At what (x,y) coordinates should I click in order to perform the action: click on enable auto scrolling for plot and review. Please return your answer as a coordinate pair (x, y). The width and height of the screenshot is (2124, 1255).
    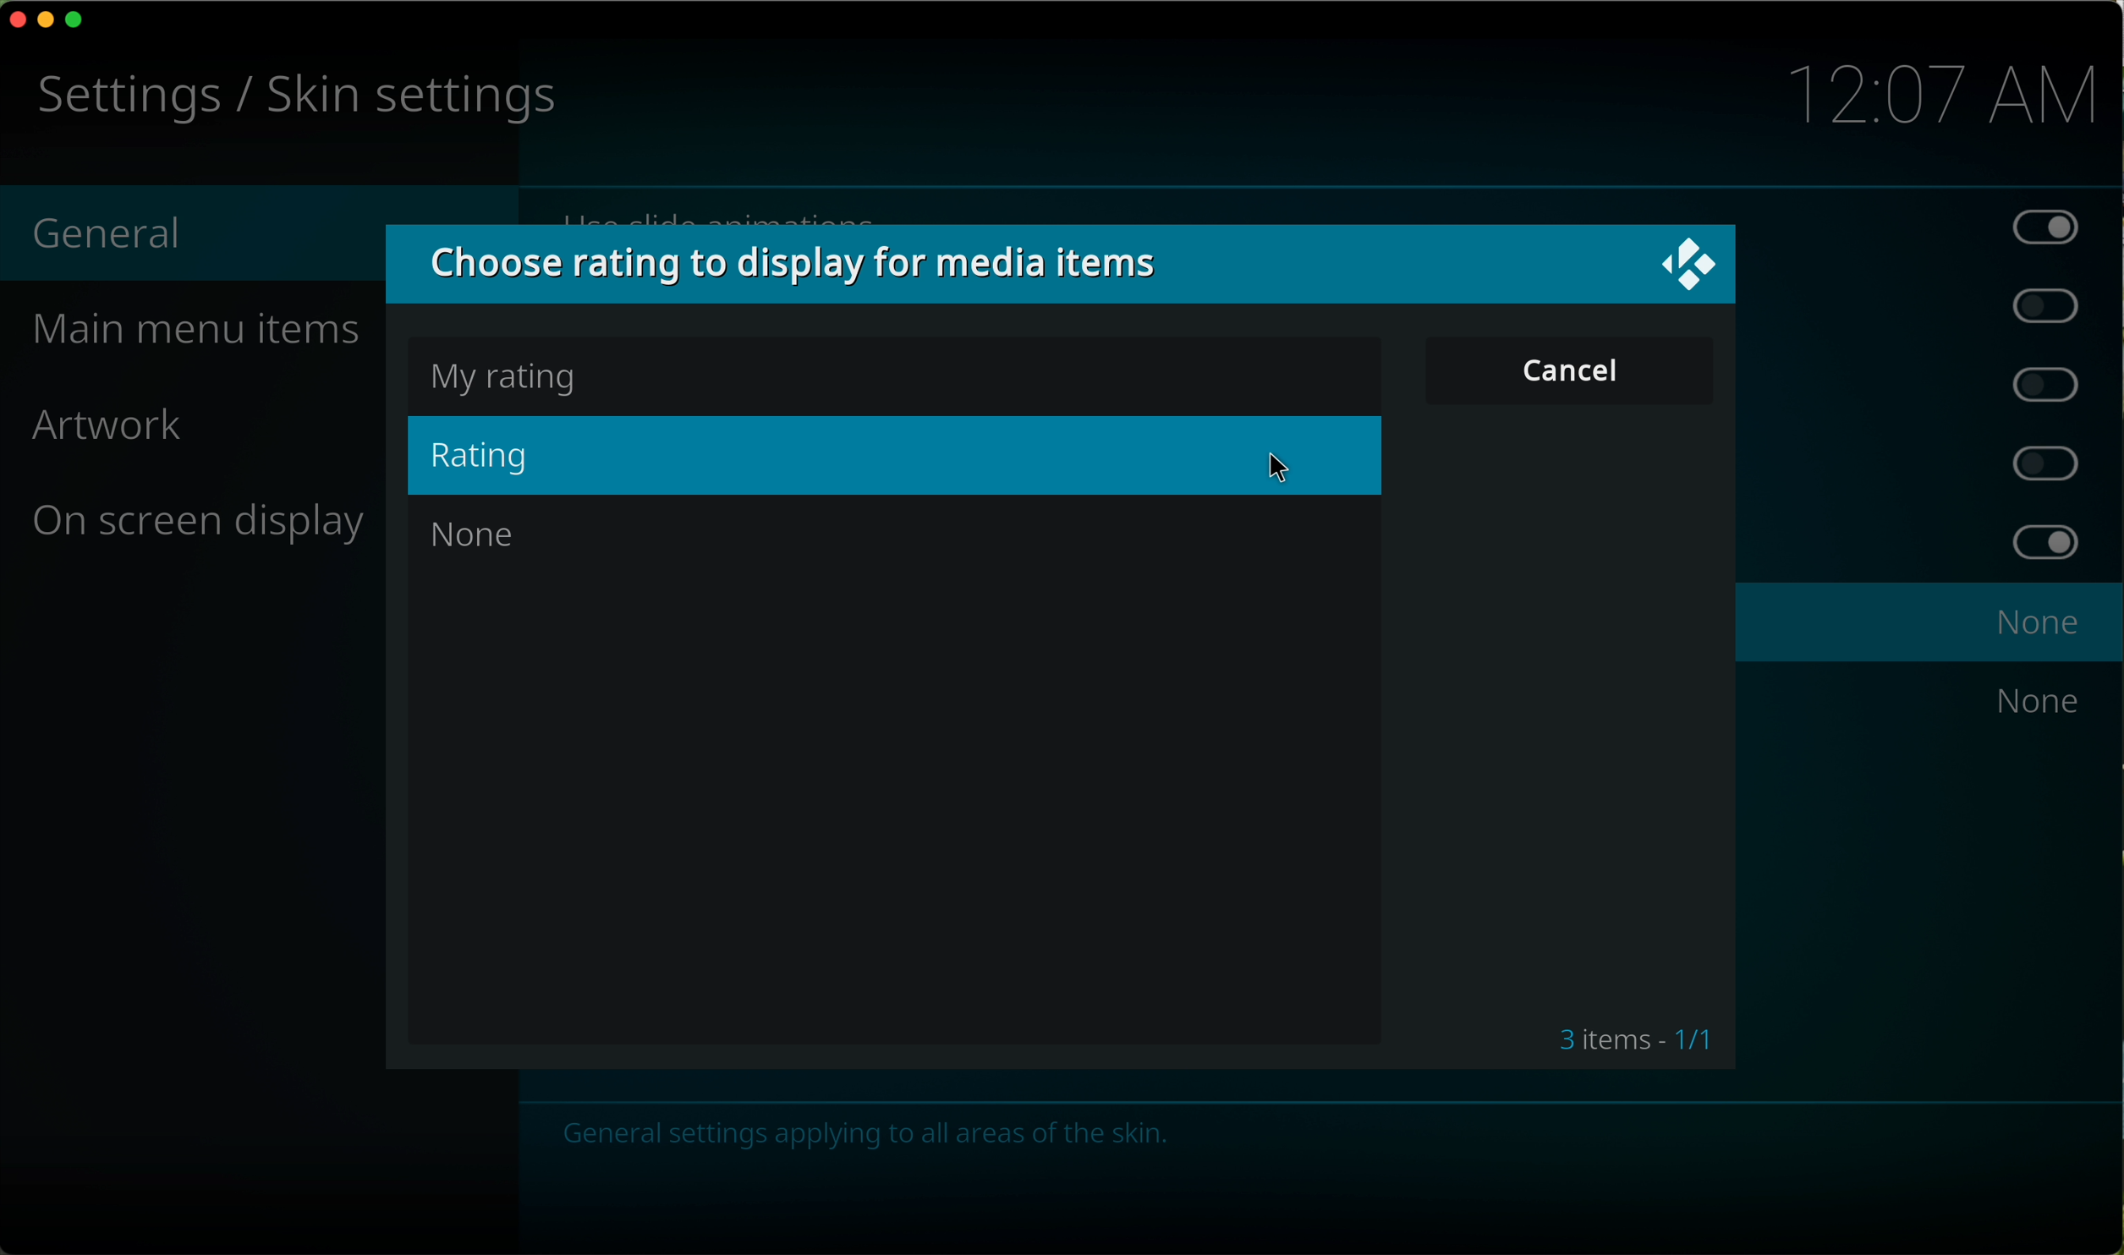
    Looking at the image, I should click on (2031, 304).